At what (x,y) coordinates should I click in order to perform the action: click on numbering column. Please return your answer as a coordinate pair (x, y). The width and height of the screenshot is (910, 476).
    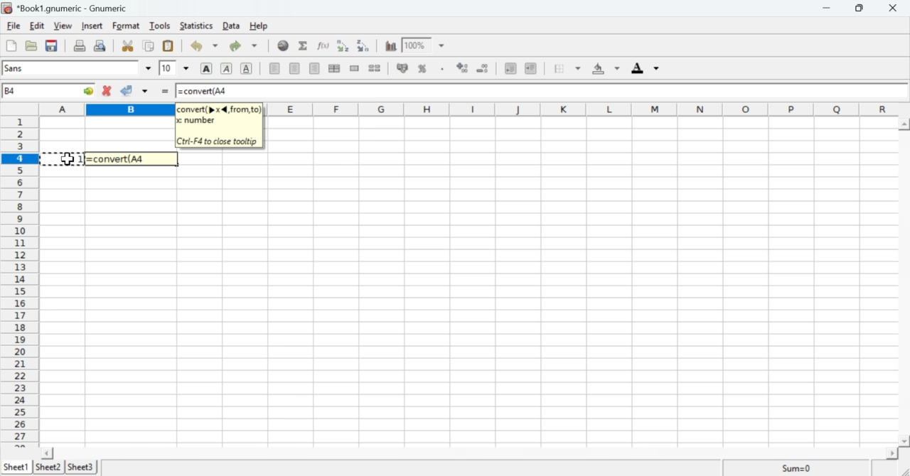
    Looking at the image, I should click on (18, 281).